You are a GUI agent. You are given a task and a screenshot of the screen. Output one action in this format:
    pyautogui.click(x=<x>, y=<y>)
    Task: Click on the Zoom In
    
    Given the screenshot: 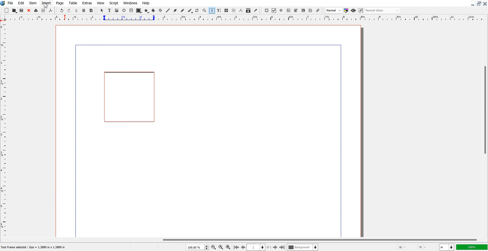 What is the action you would take?
    pyautogui.click(x=228, y=247)
    